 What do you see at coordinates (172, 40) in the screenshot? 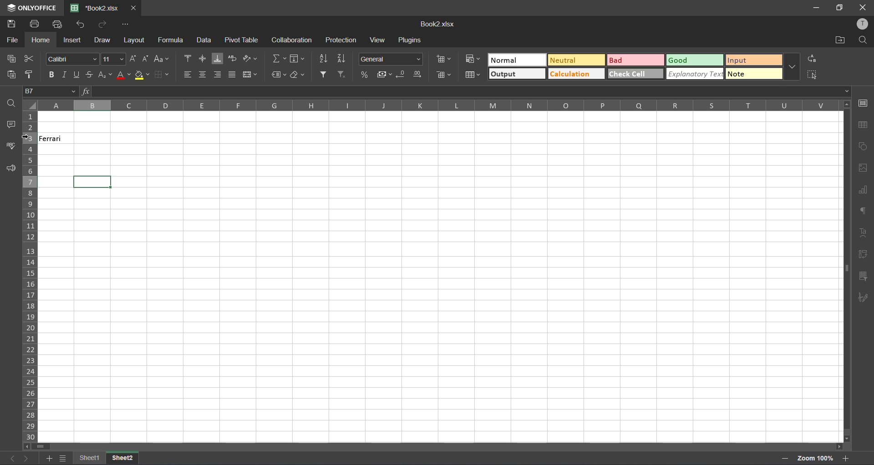
I see `formula` at bounding box center [172, 40].